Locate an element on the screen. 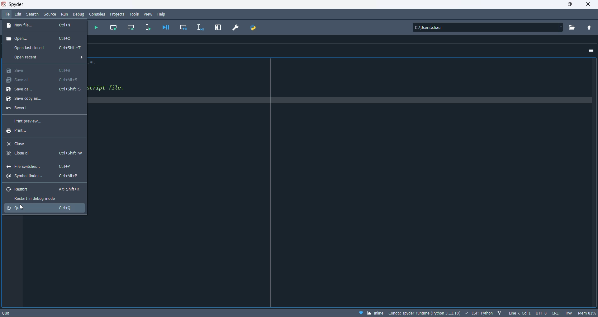 The height and width of the screenshot is (317, 598). path is located at coordinates (486, 27).